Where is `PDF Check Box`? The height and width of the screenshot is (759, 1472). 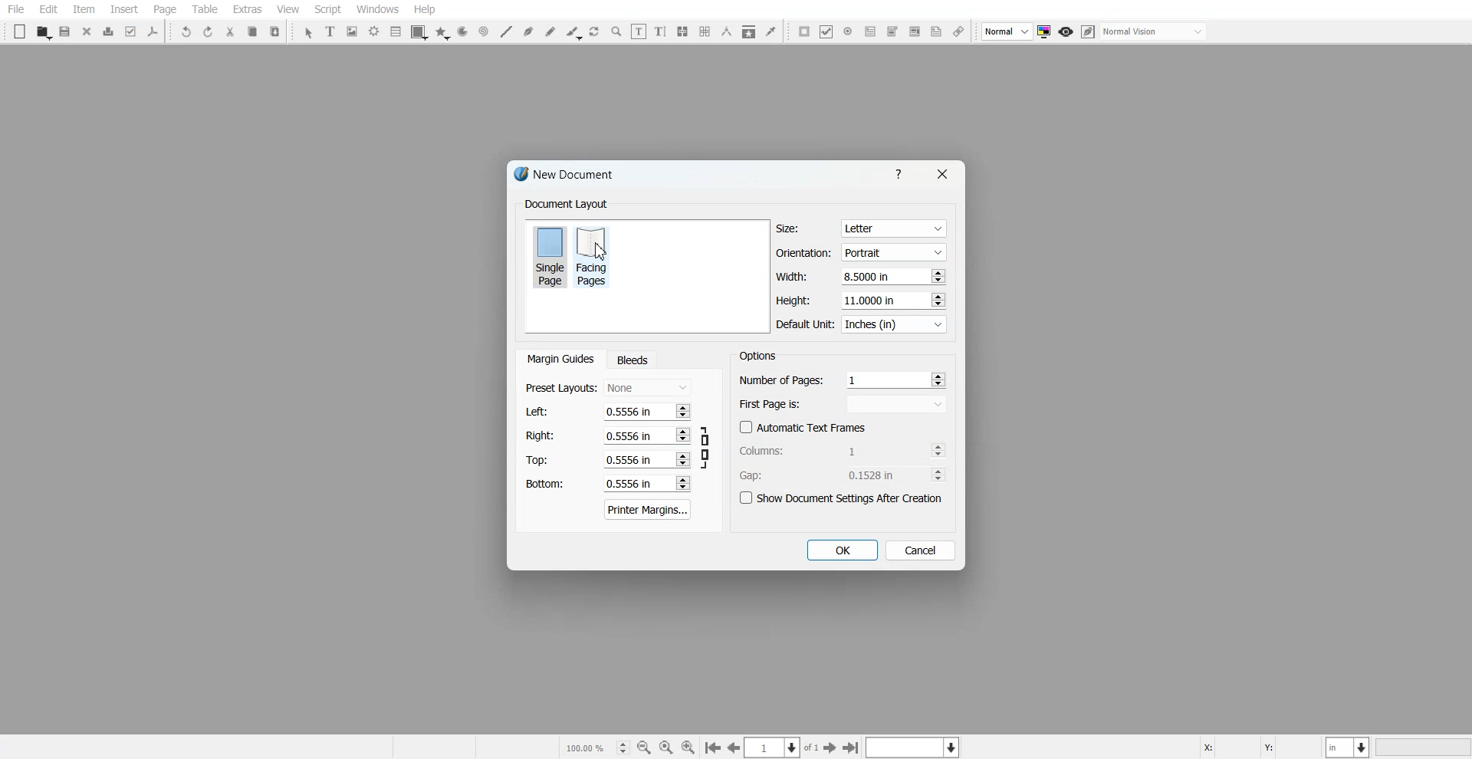
PDF Check Box is located at coordinates (826, 31).